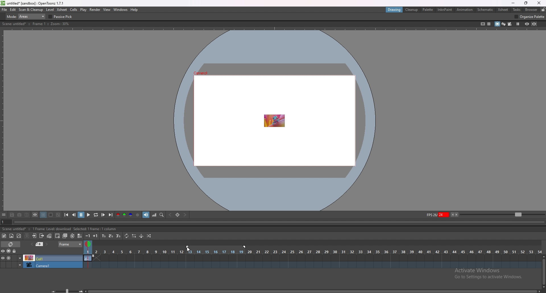 This screenshot has width=546, height=293. I want to click on loop, so click(96, 215).